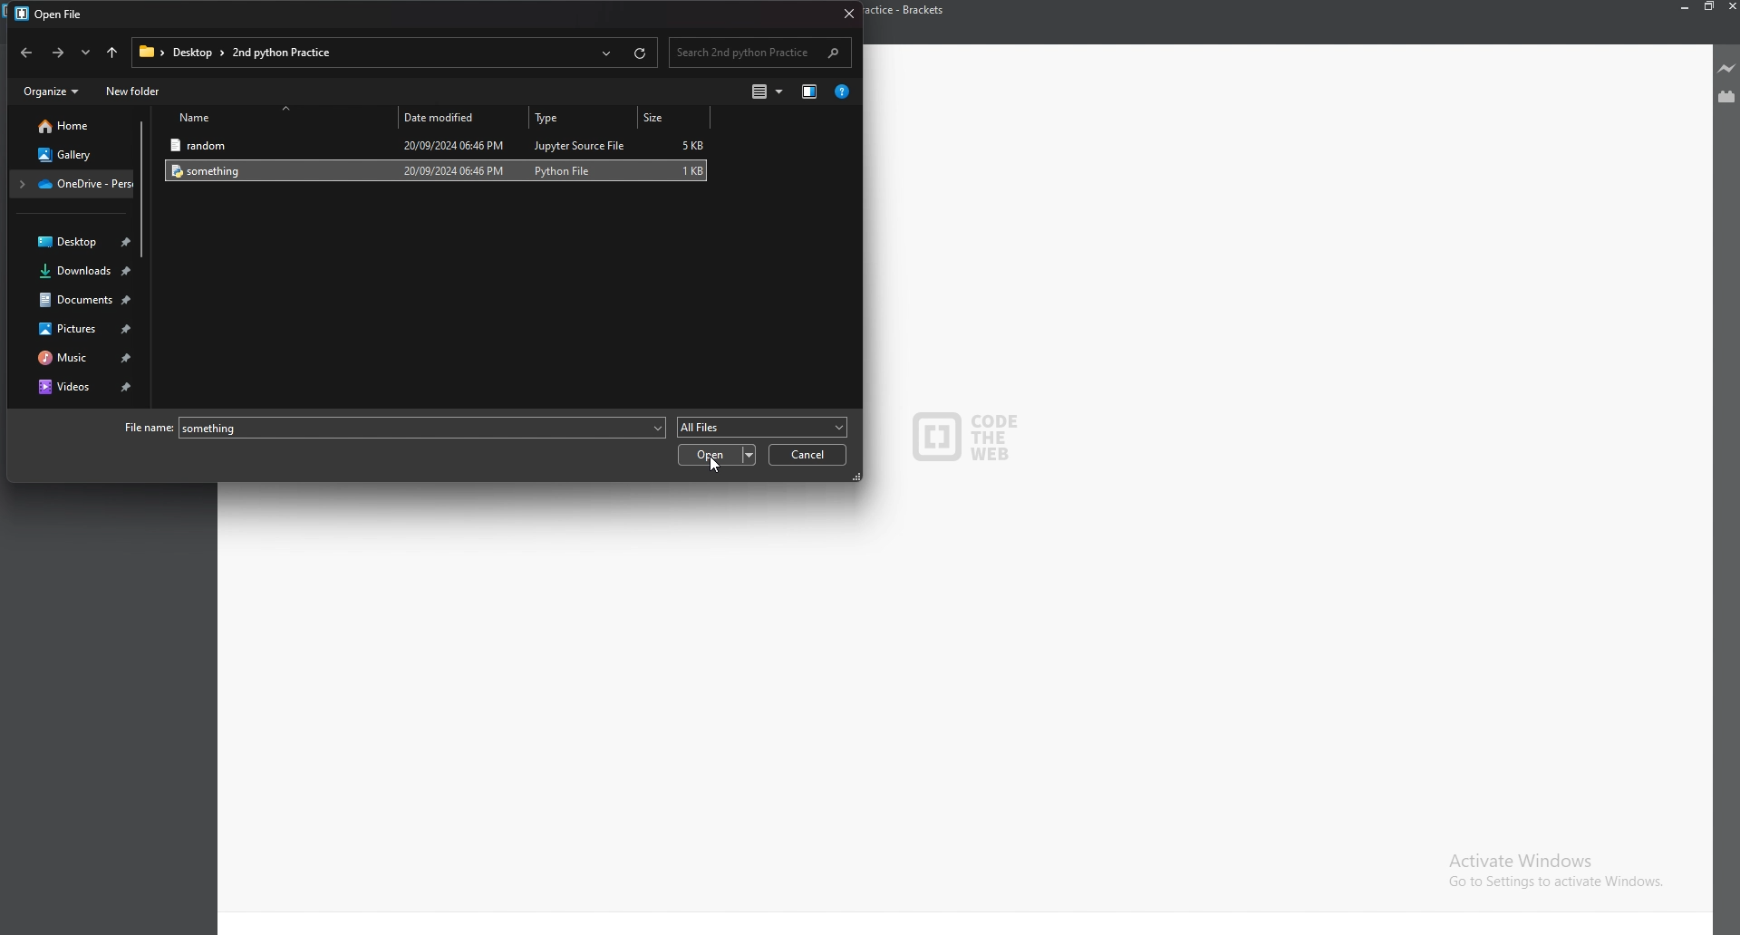 This screenshot has height=935, width=1740. What do you see at coordinates (692, 145) in the screenshot?
I see `5 KB` at bounding box center [692, 145].